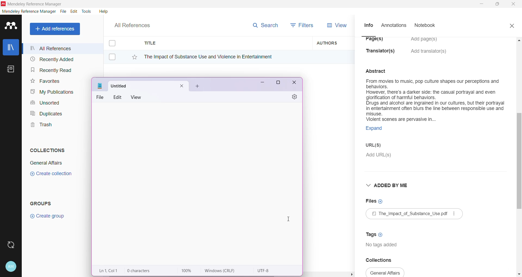 The image size is (522, 277). Describe the element at coordinates (318, 263) in the screenshot. I see `grammarly logo` at that location.